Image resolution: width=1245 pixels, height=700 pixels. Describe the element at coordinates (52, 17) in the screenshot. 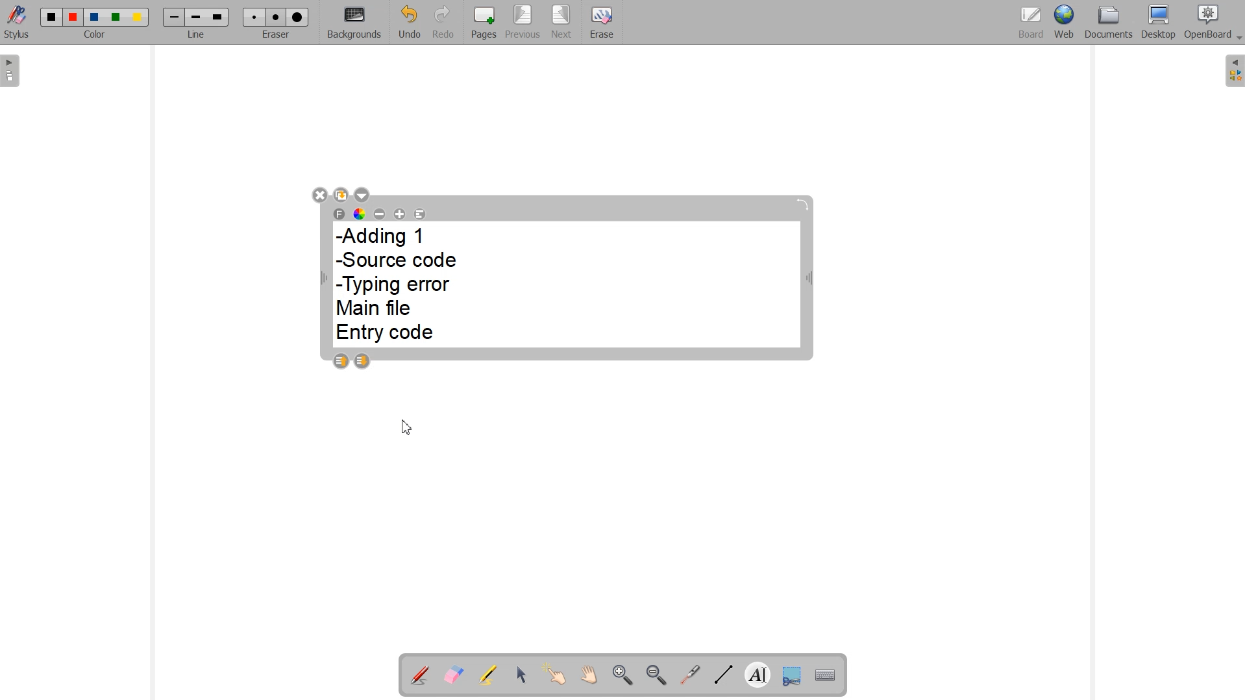

I see `Color 1` at that location.